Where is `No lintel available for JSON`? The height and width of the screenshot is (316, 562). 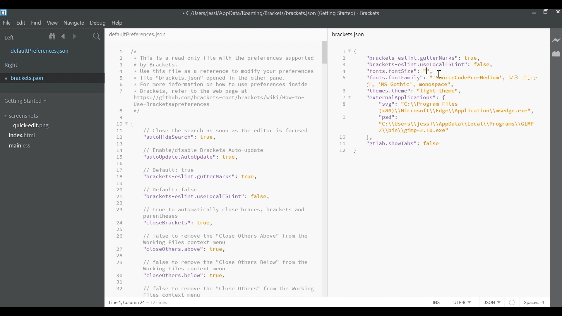 No lintel available for JSON is located at coordinates (512, 302).